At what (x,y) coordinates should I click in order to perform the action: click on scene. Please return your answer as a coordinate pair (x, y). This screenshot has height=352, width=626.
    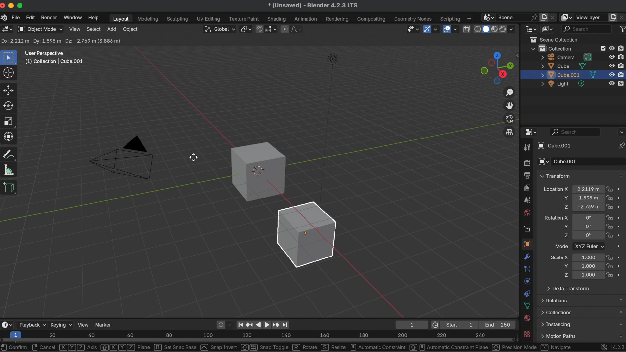
    Looking at the image, I should click on (527, 200).